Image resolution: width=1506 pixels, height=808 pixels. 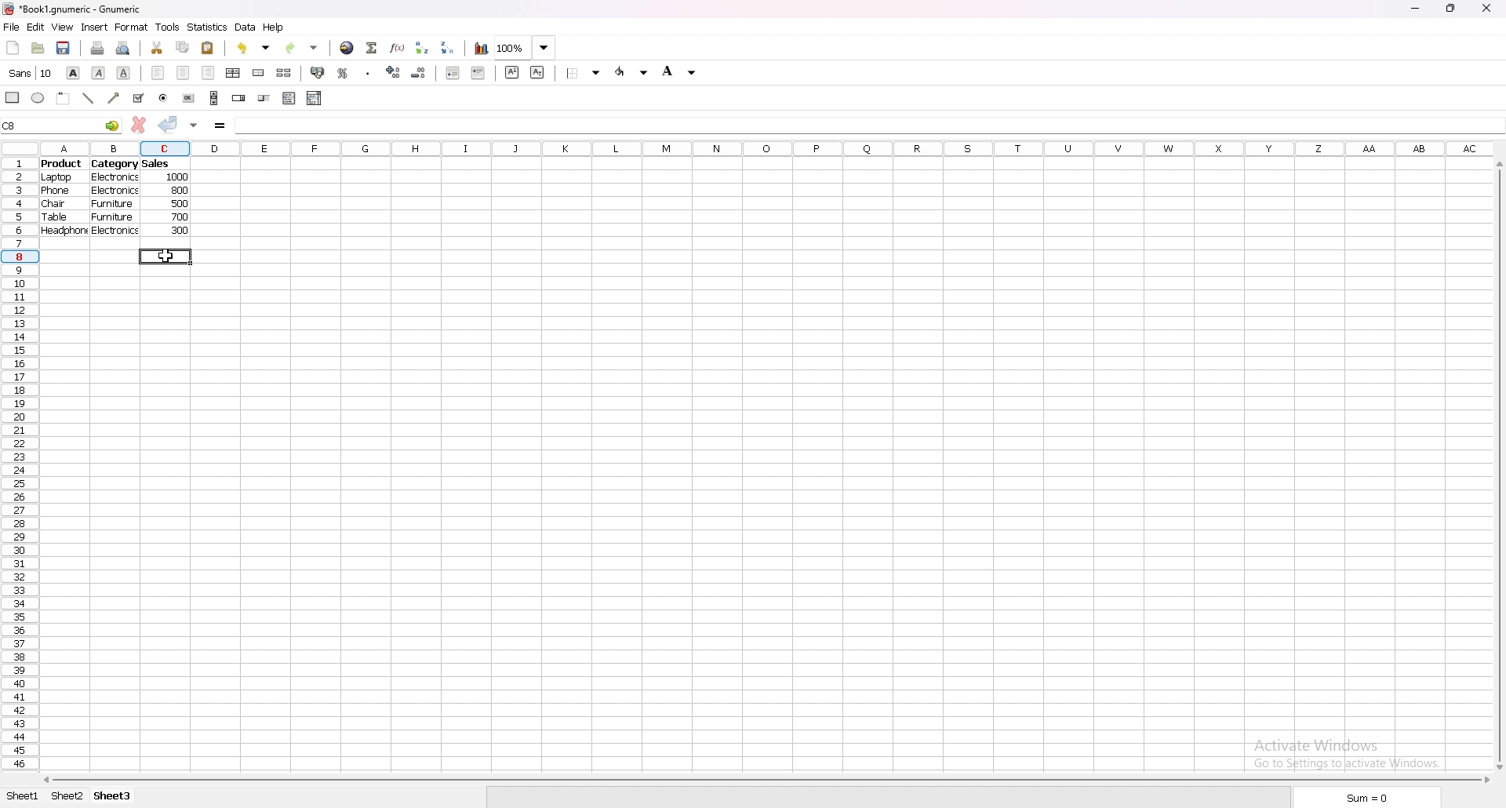 I want to click on furniture, so click(x=113, y=204).